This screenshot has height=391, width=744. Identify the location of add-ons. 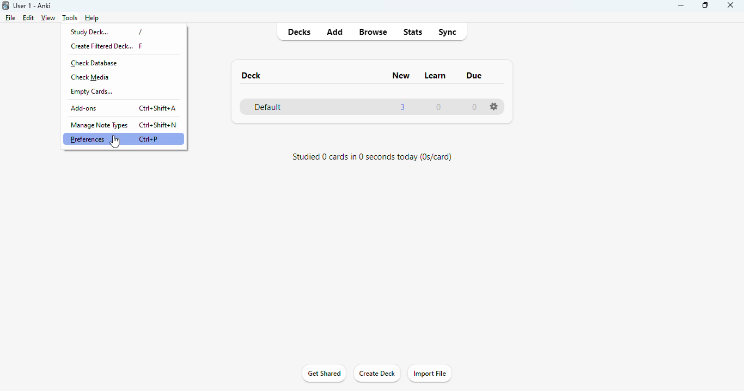
(84, 108).